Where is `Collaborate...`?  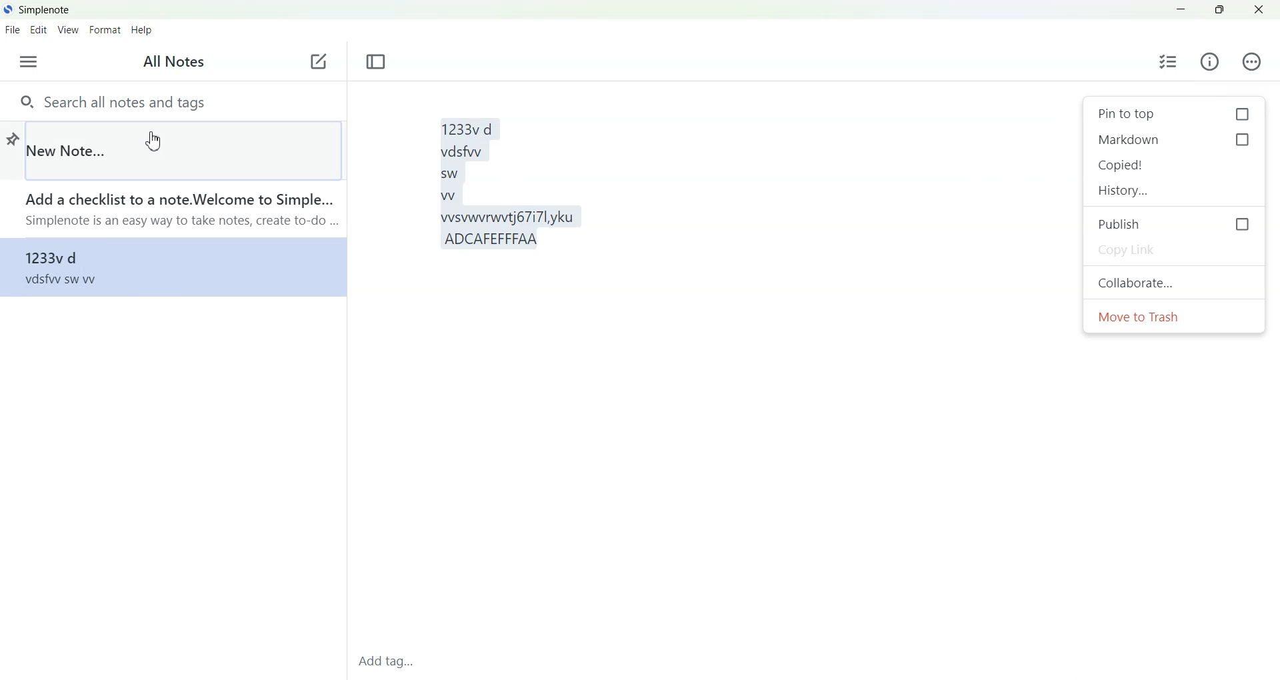 Collaborate... is located at coordinates (1175, 282).